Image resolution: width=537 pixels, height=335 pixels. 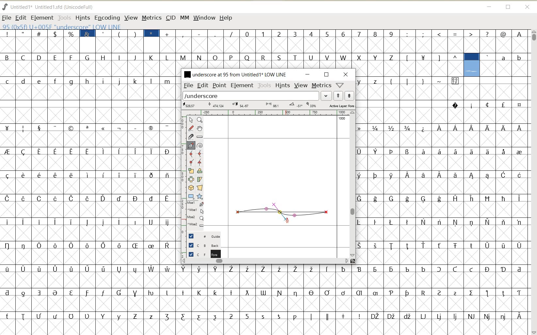 What do you see at coordinates (82, 18) in the screenshot?
I see `HINTS` at bounding box center [82, 18].